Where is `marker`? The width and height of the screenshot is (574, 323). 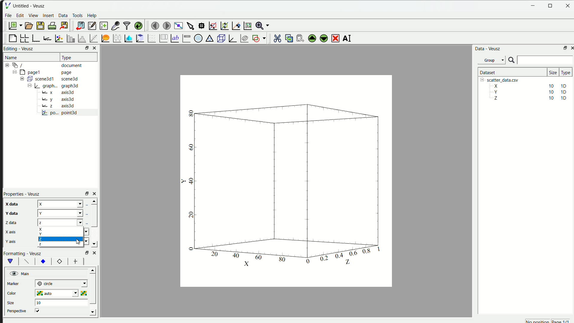
marker is located at coordinates (16, 284).